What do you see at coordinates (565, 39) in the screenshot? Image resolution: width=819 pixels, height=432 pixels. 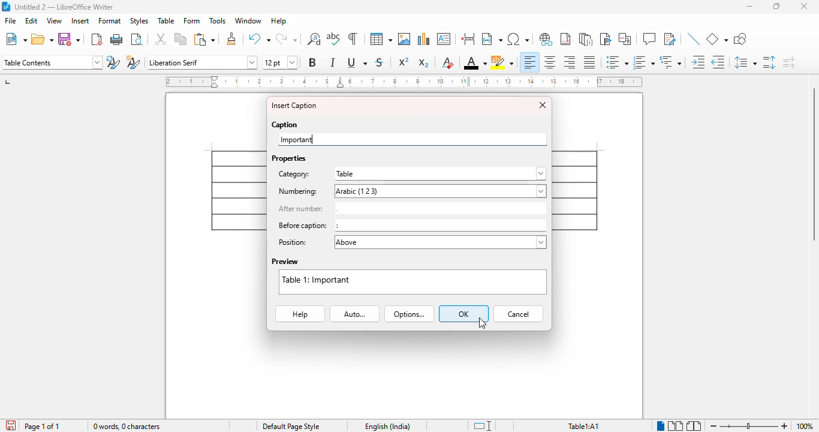 I see `insert footnote` at bounding box center [565, 39].